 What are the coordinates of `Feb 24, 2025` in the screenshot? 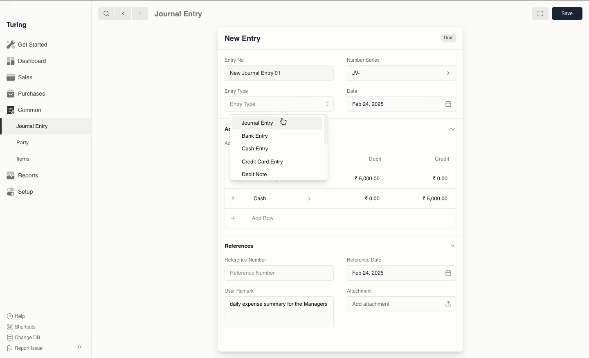 It's located at (402, 105).